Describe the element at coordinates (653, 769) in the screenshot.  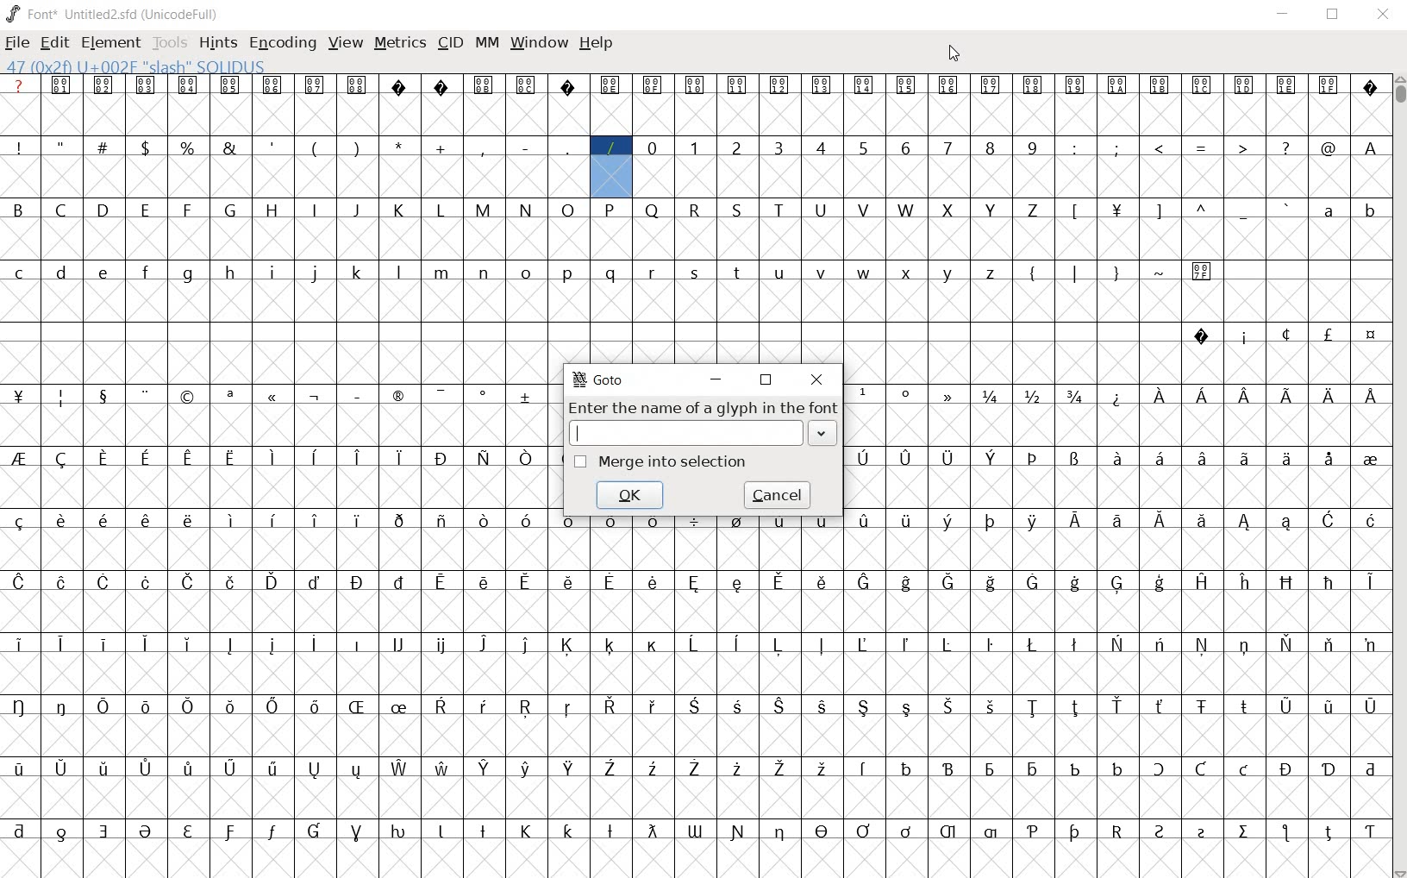
I see `glyph` at that location.